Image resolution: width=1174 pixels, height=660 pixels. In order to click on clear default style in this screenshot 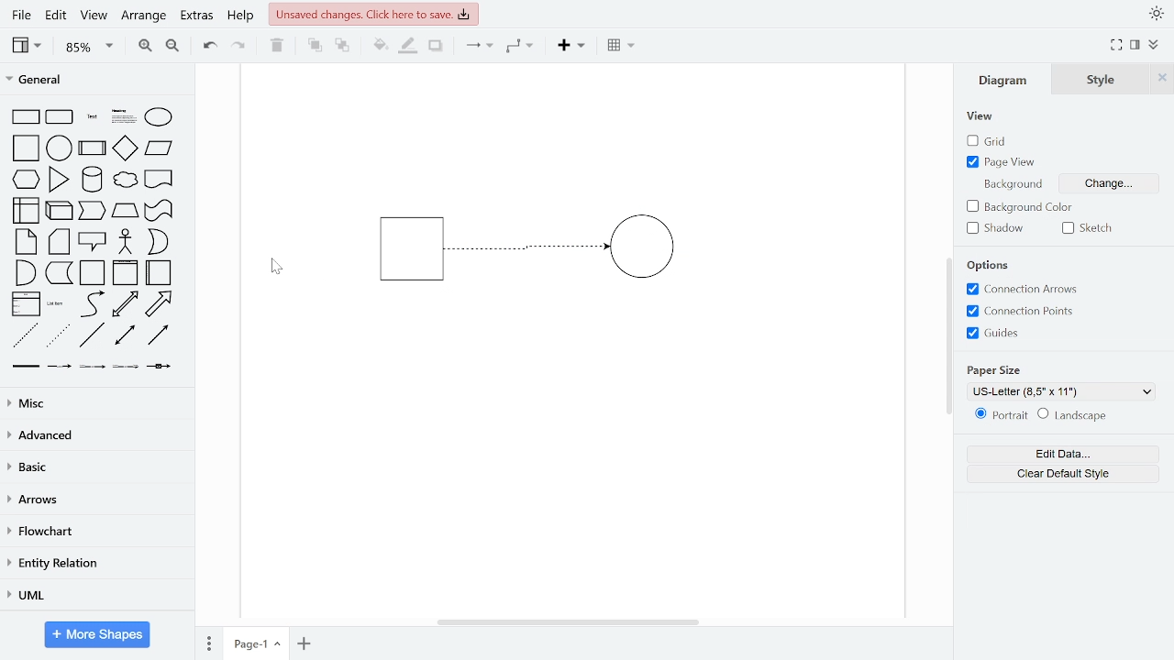, I will do `click(1063, 474)`.